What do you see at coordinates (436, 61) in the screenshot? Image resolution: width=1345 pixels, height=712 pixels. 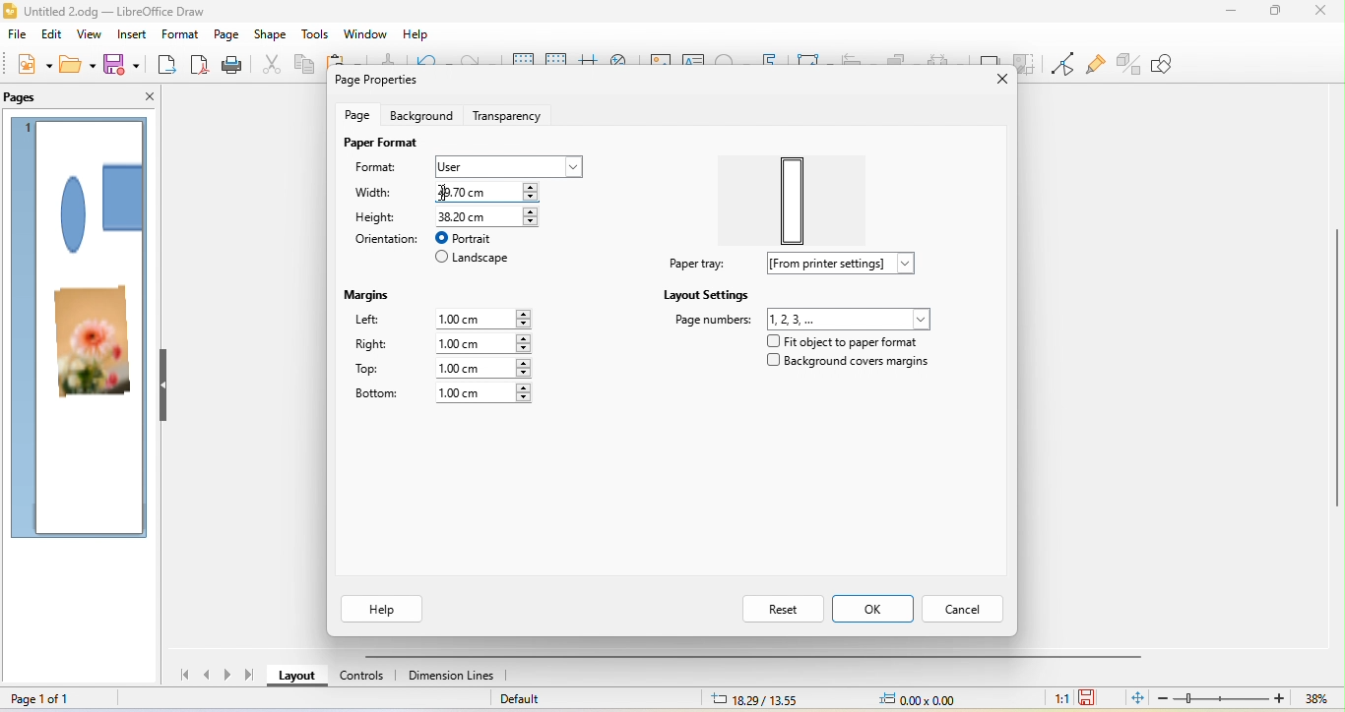 I see `undo` at bounding box center [436, 61].